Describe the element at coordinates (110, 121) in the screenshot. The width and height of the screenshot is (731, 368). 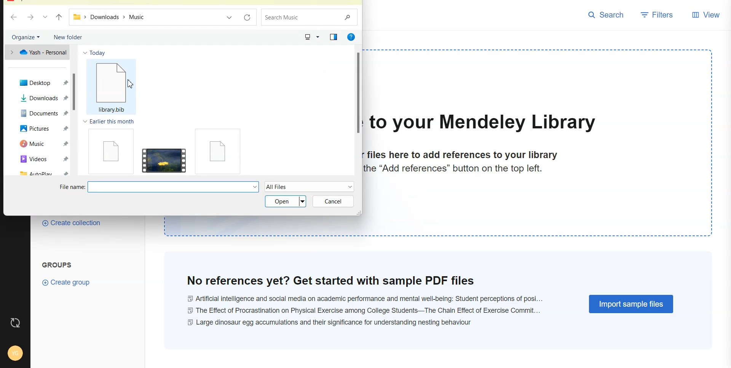
I see `Earlier this month` at that location.